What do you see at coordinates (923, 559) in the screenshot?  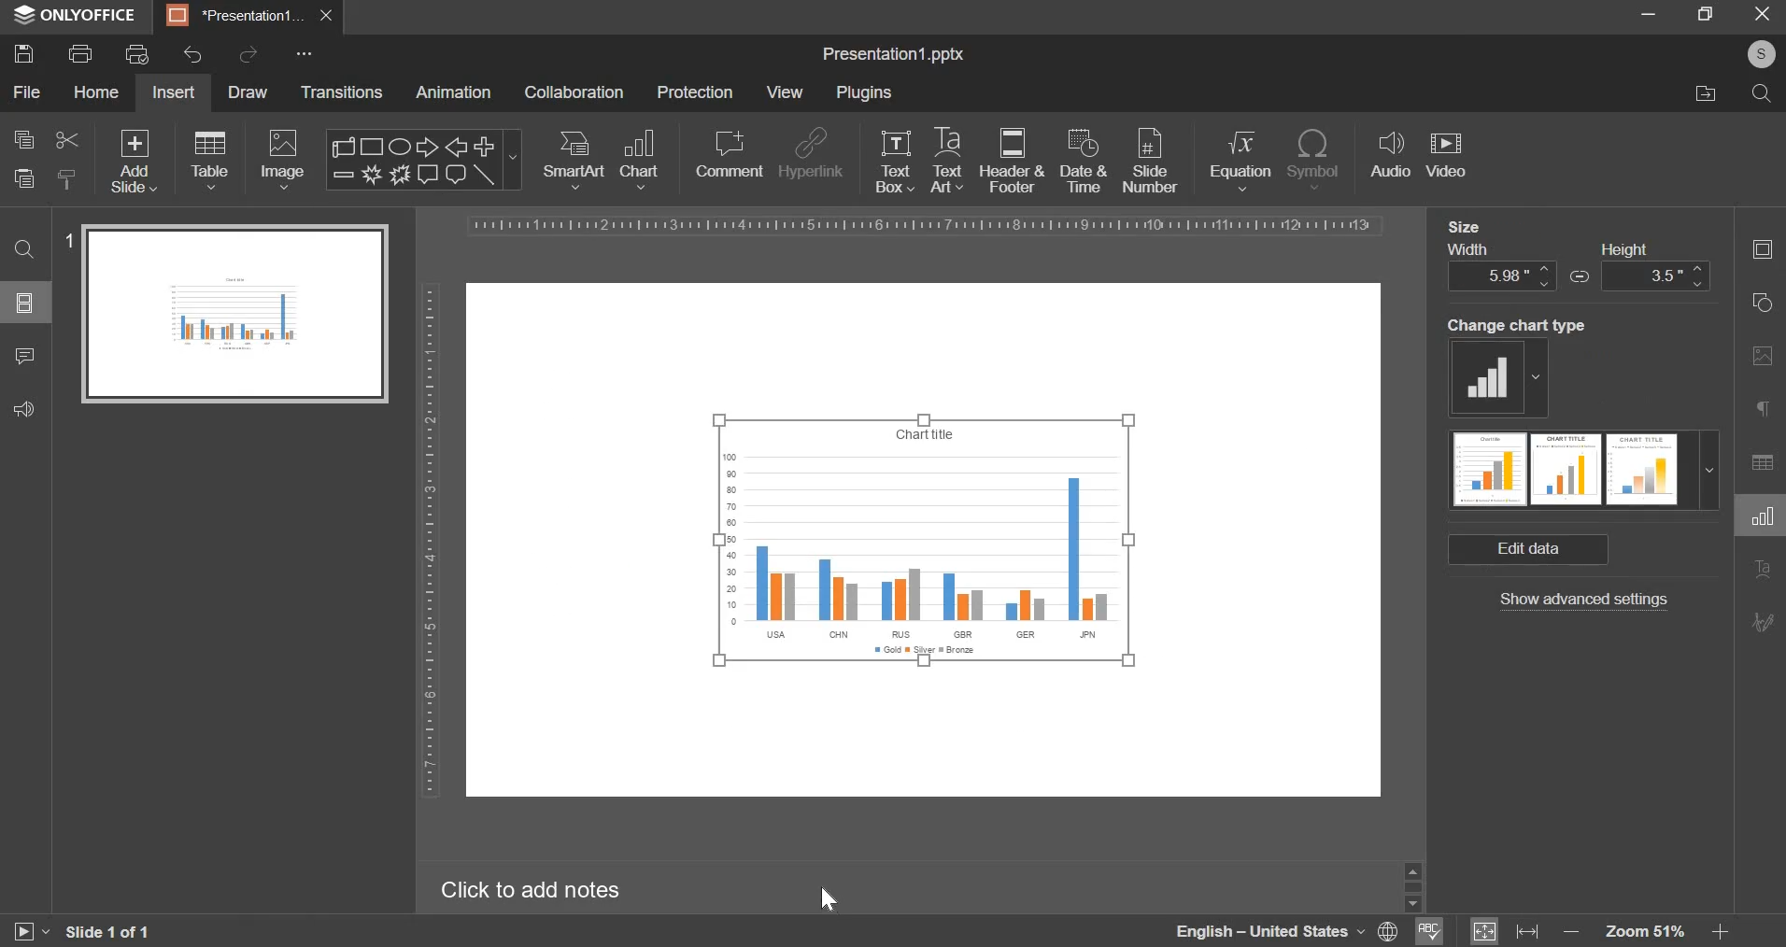 I see `chart` at bounding box center [923, 559].